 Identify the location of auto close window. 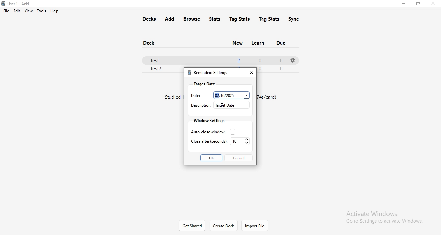
(211, 131).